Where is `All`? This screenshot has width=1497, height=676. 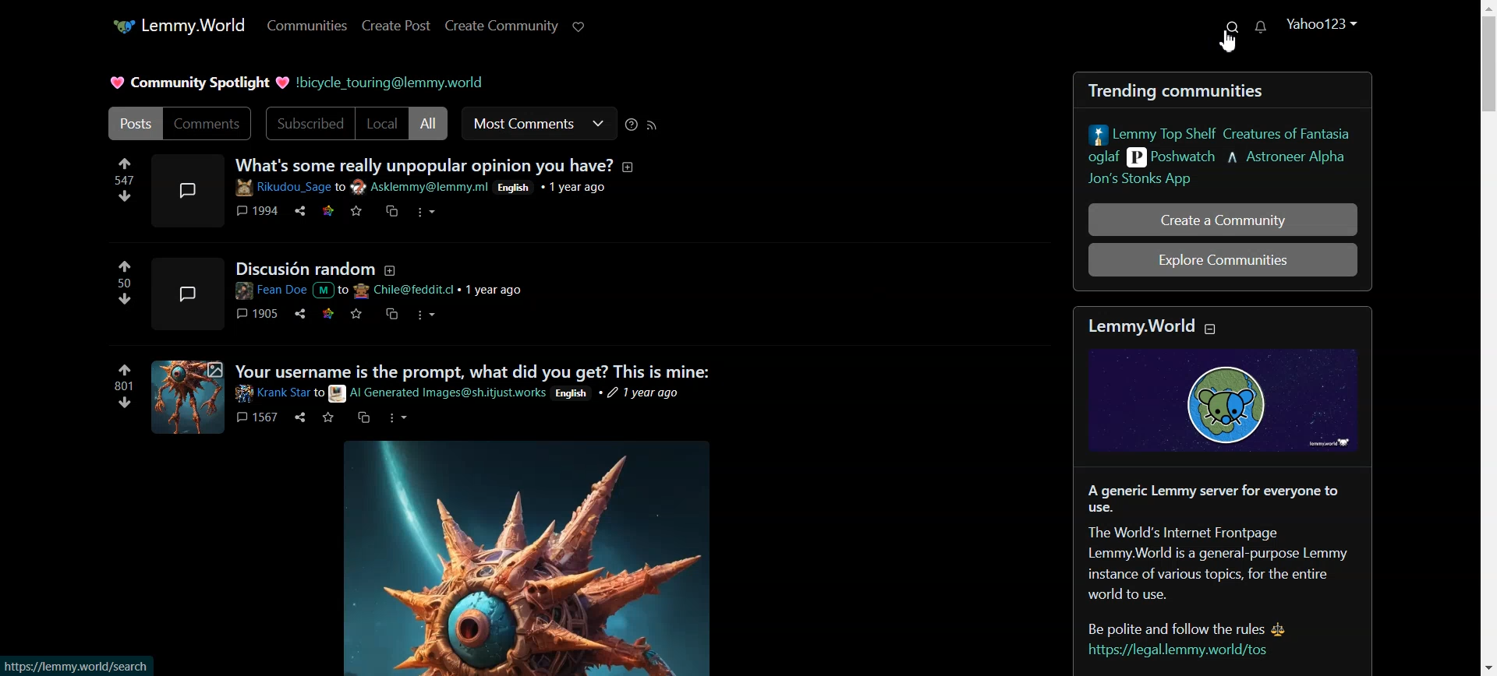 All is located at coordinates (431, 122).